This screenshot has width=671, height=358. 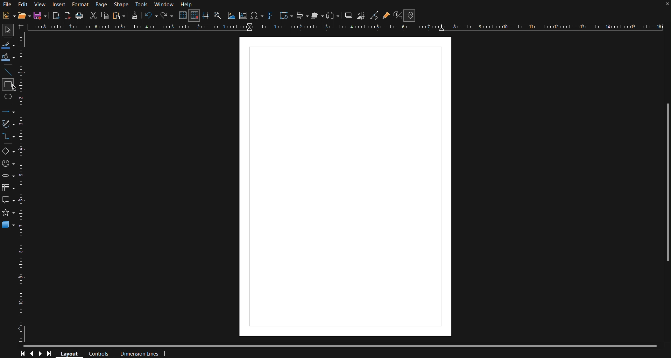 I want to click on Flowchart, so click(x=9, y=189).